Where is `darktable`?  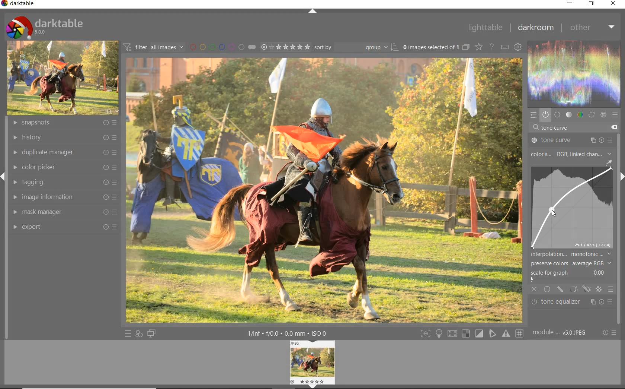
darktable is located at coordinates (20, 4).